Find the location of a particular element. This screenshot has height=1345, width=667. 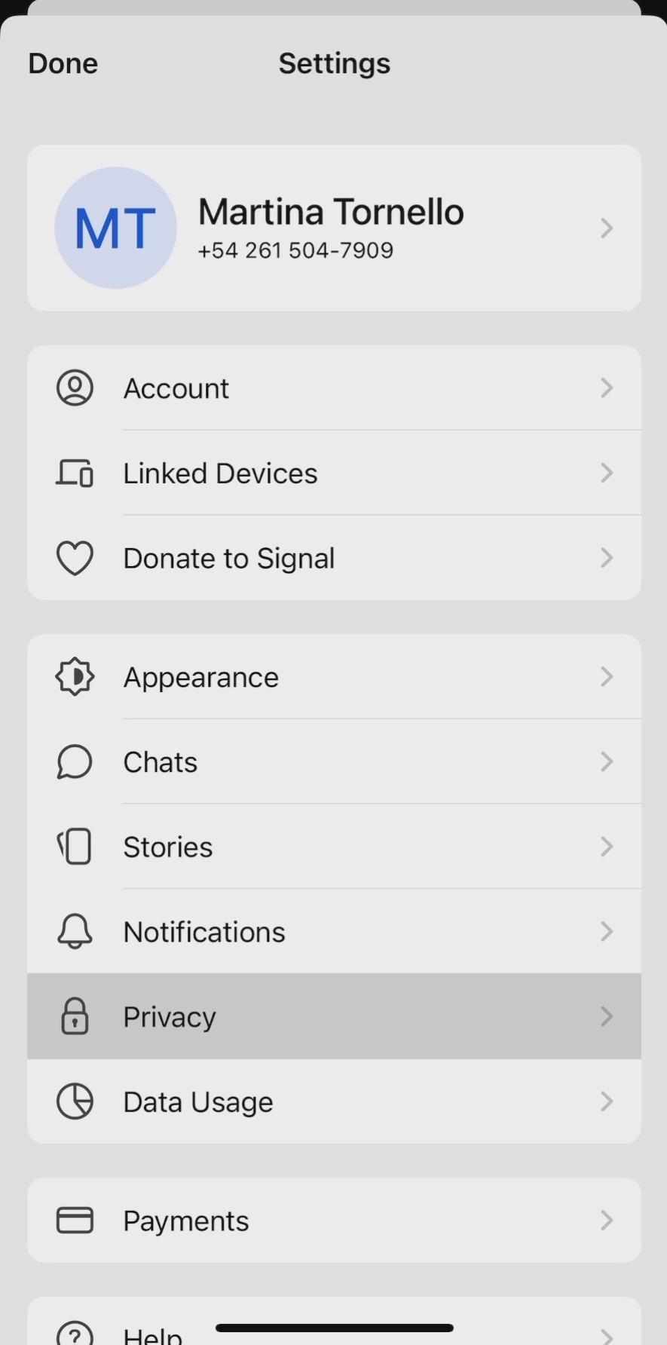

settings is located at coordinates (337, 63).